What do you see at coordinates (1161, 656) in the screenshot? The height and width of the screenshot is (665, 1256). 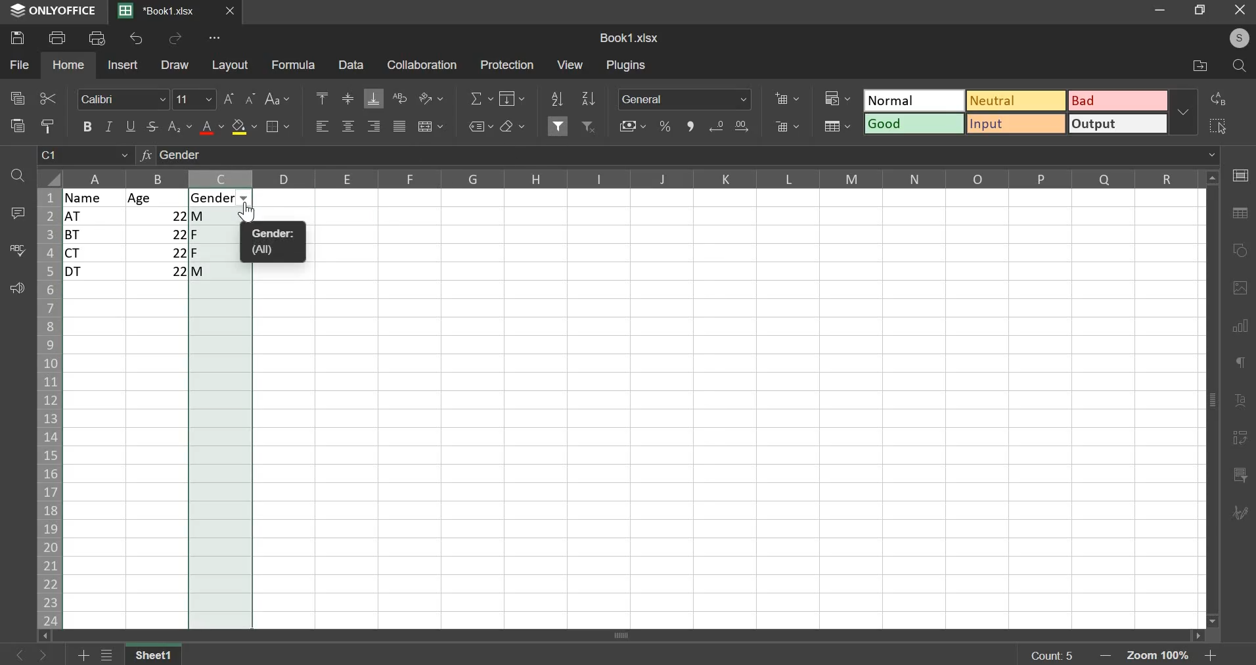 I see `zoom kevel` at bounding box center [1161, 656].